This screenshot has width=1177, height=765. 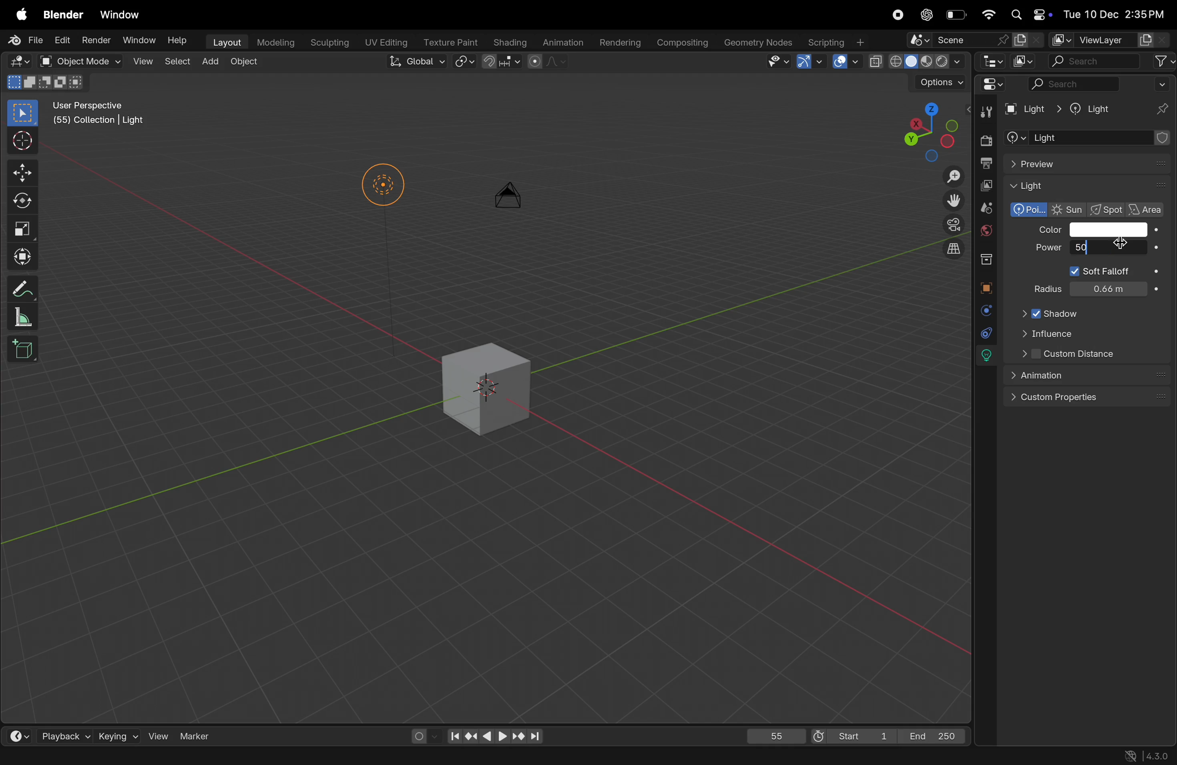 I want to click on wifi, so click(x=986, y=13).